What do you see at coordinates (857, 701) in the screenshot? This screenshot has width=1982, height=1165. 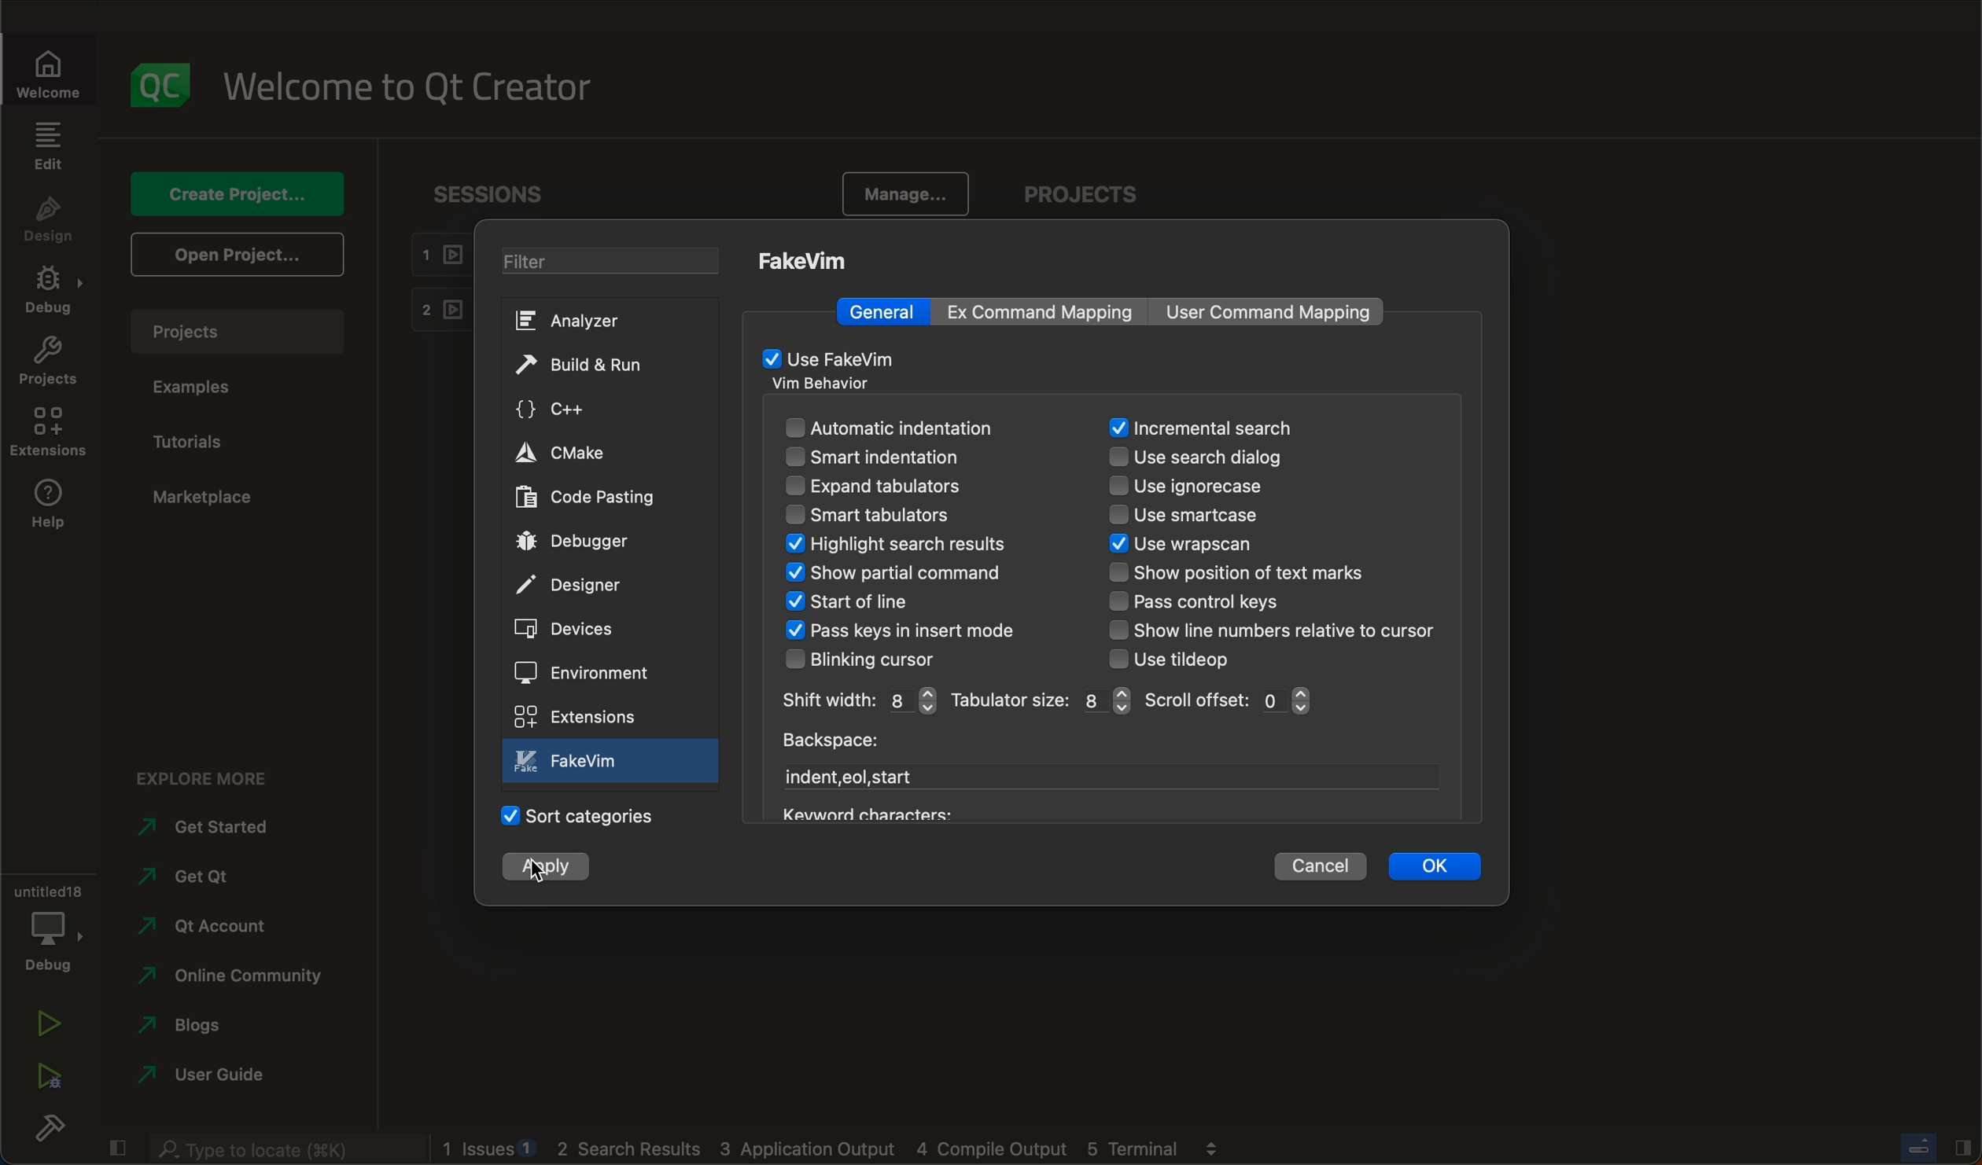 I see `width` at bounding box center [857, 701].